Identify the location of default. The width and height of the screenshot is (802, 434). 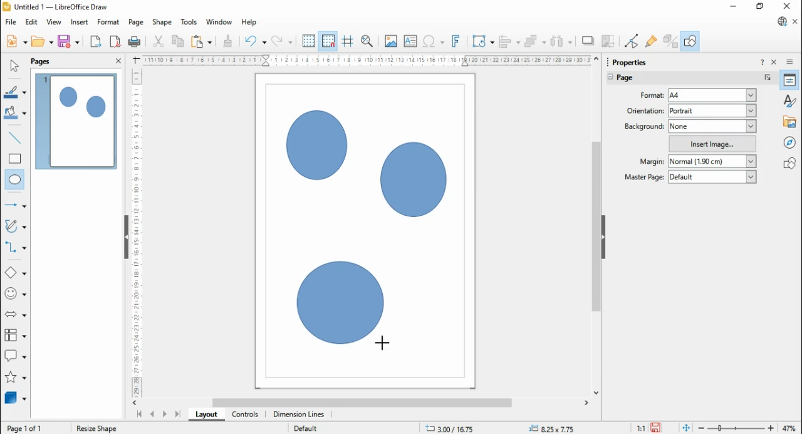
(712, 176).